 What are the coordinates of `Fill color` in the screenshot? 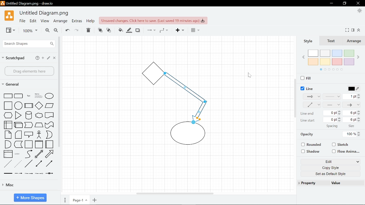 It's located at (119, 30).